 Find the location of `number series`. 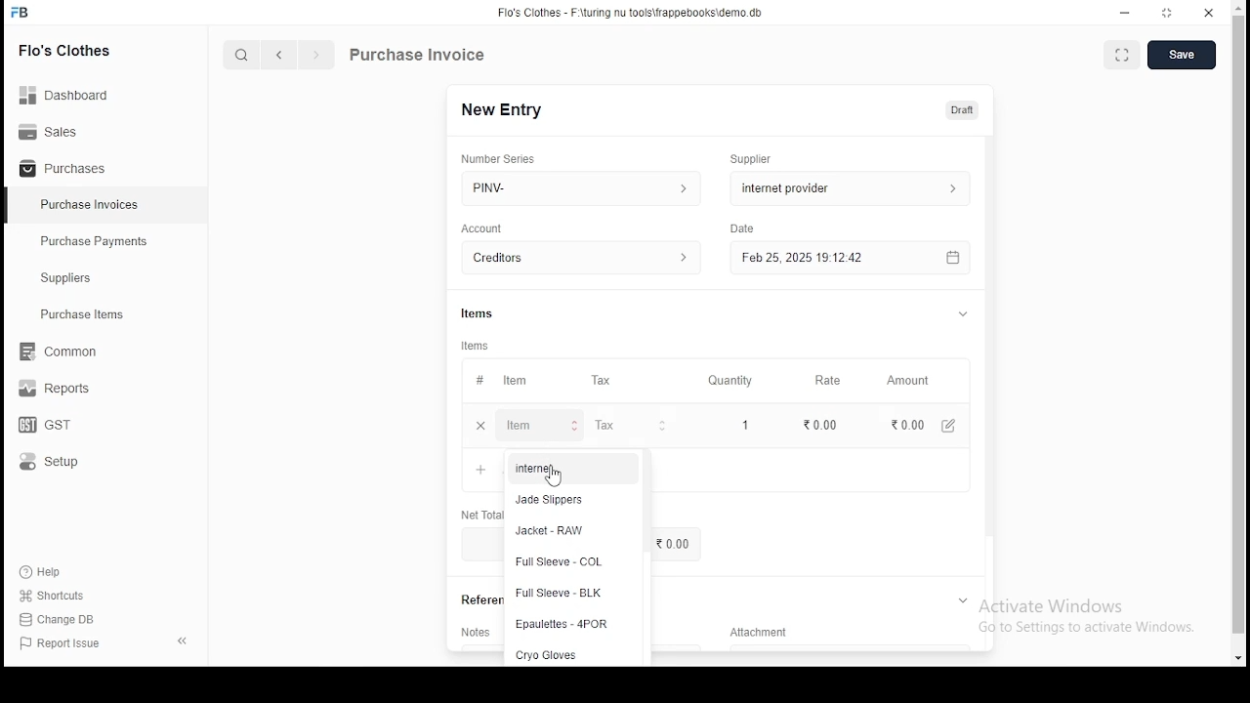

number series is located at coordinates (507, 158).